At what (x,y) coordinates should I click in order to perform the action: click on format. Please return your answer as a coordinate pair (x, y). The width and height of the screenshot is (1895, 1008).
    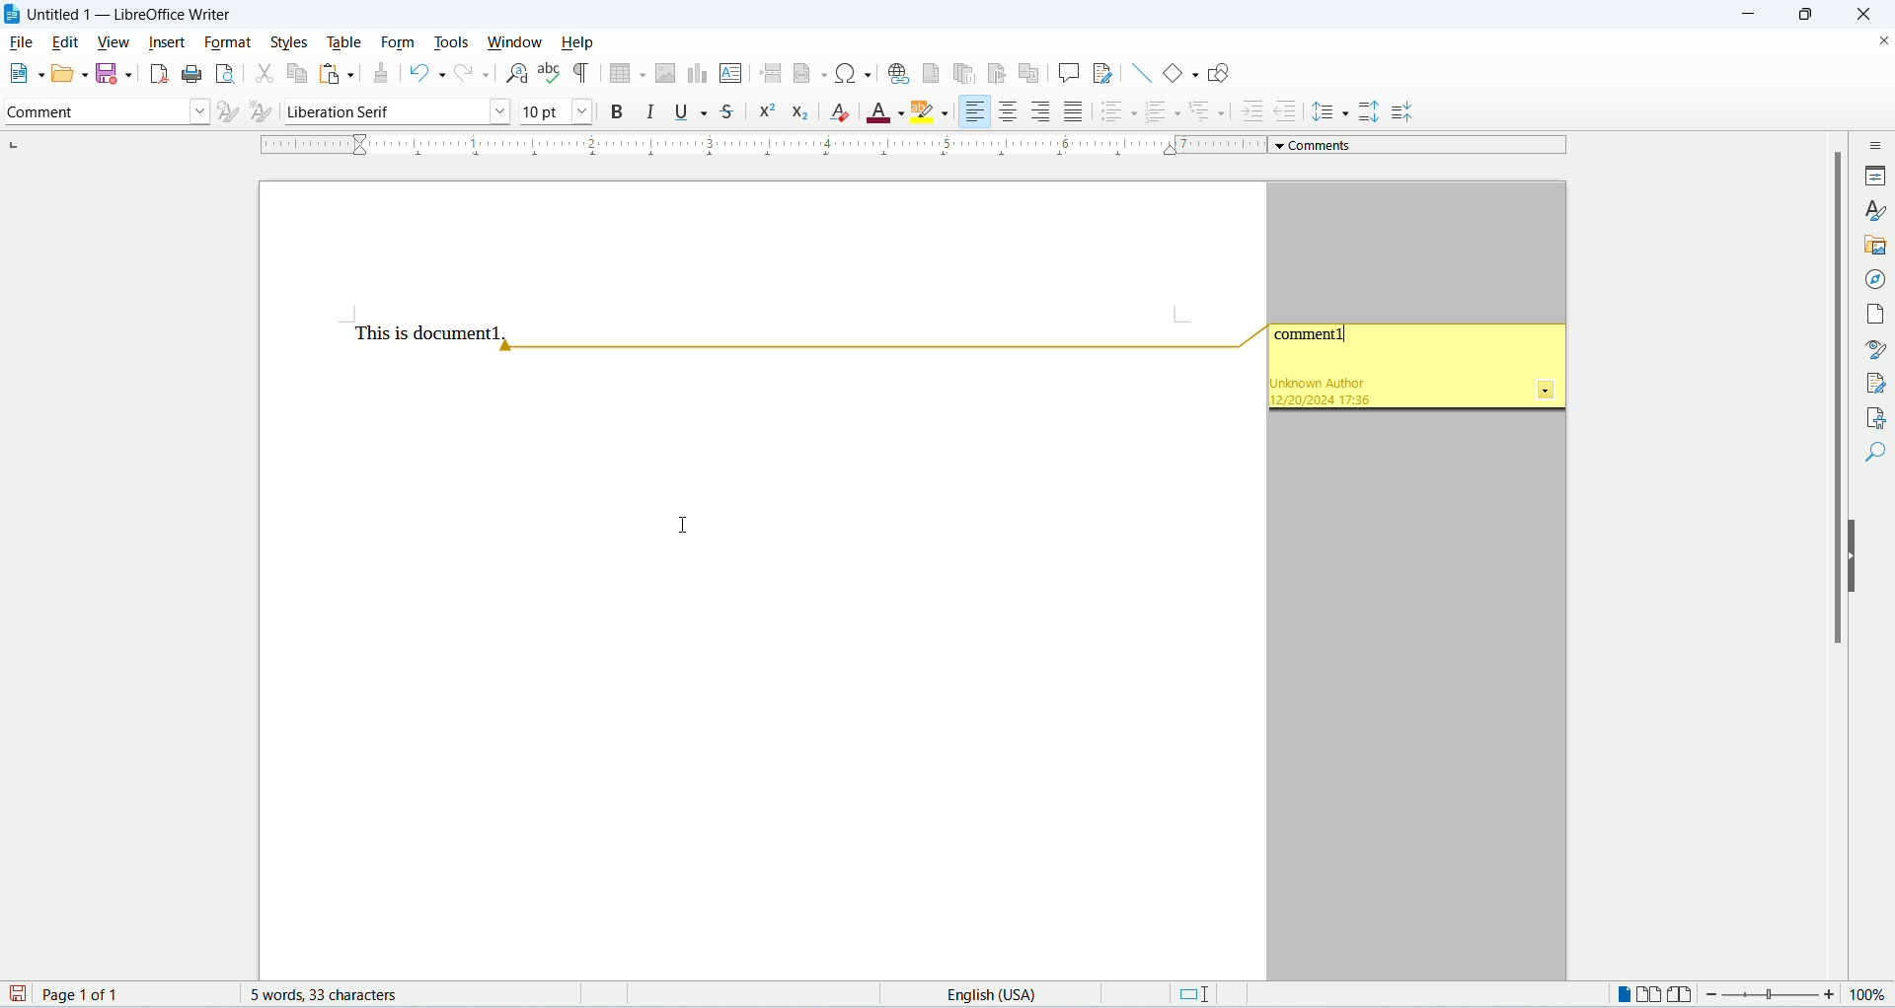
    Looking at the image, I should click on (226, 41).